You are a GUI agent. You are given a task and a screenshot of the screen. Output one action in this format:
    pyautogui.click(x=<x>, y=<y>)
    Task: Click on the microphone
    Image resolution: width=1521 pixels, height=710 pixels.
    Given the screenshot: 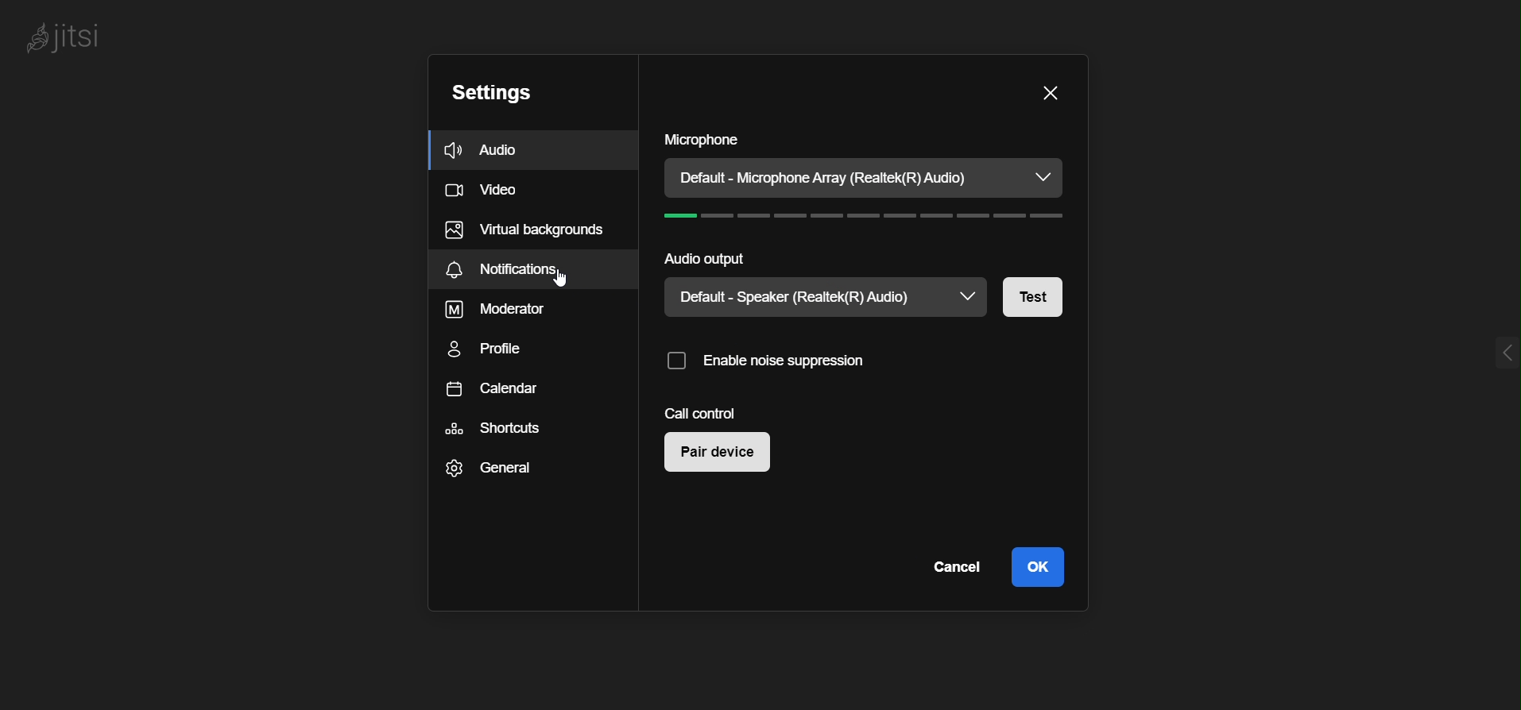 What is the action you would take?
    pyautogui.click(x=703, y=136)
    